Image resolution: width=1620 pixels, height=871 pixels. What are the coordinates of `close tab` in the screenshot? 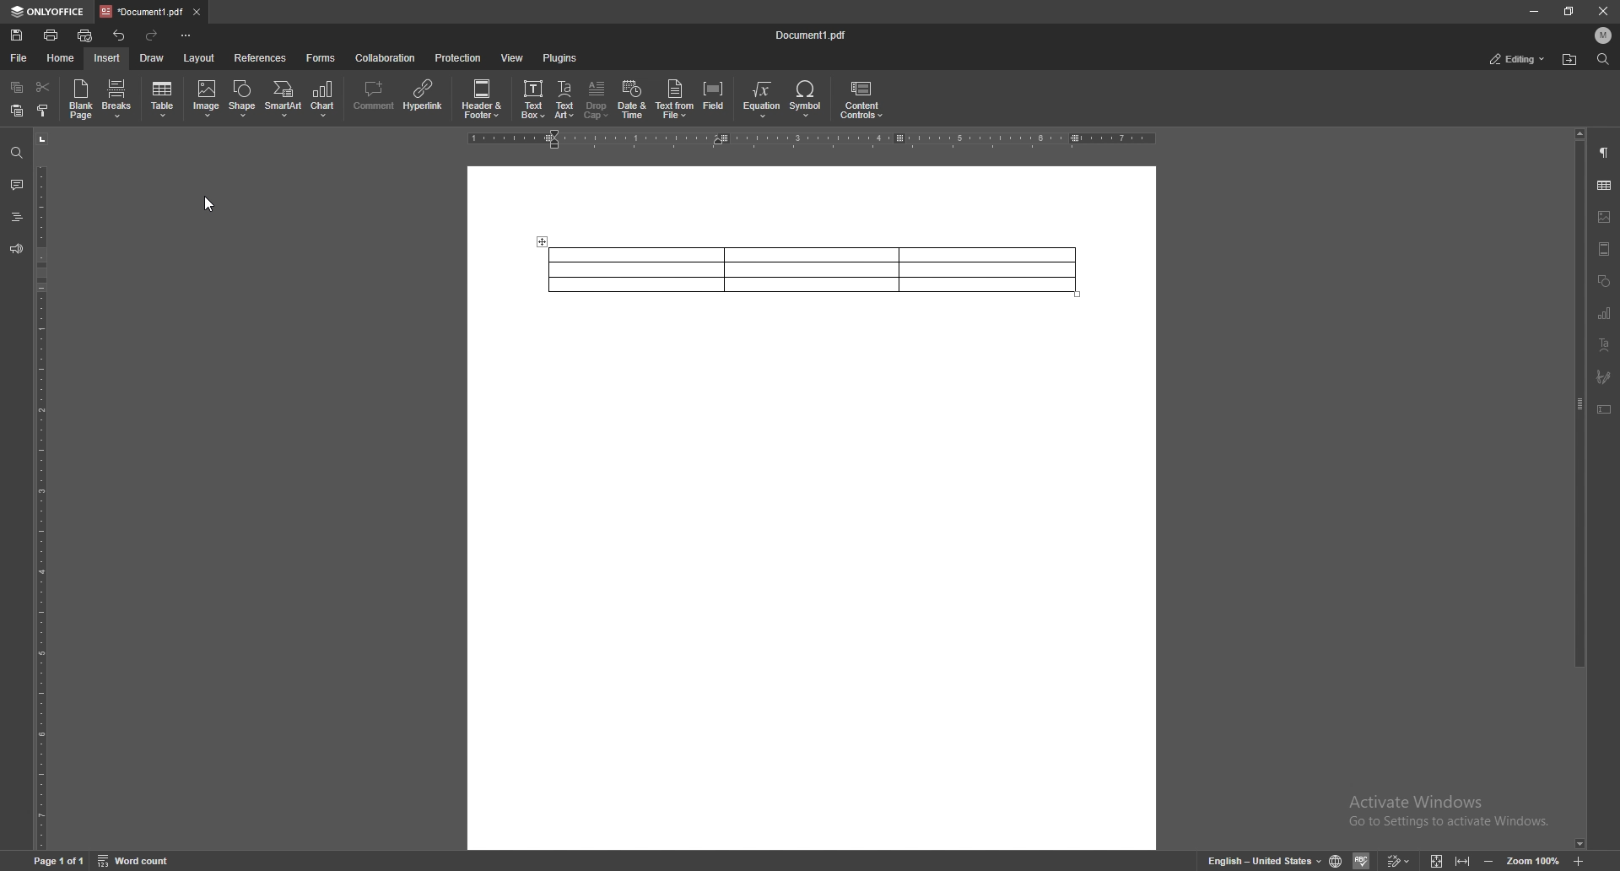 It's located at (197, 13).